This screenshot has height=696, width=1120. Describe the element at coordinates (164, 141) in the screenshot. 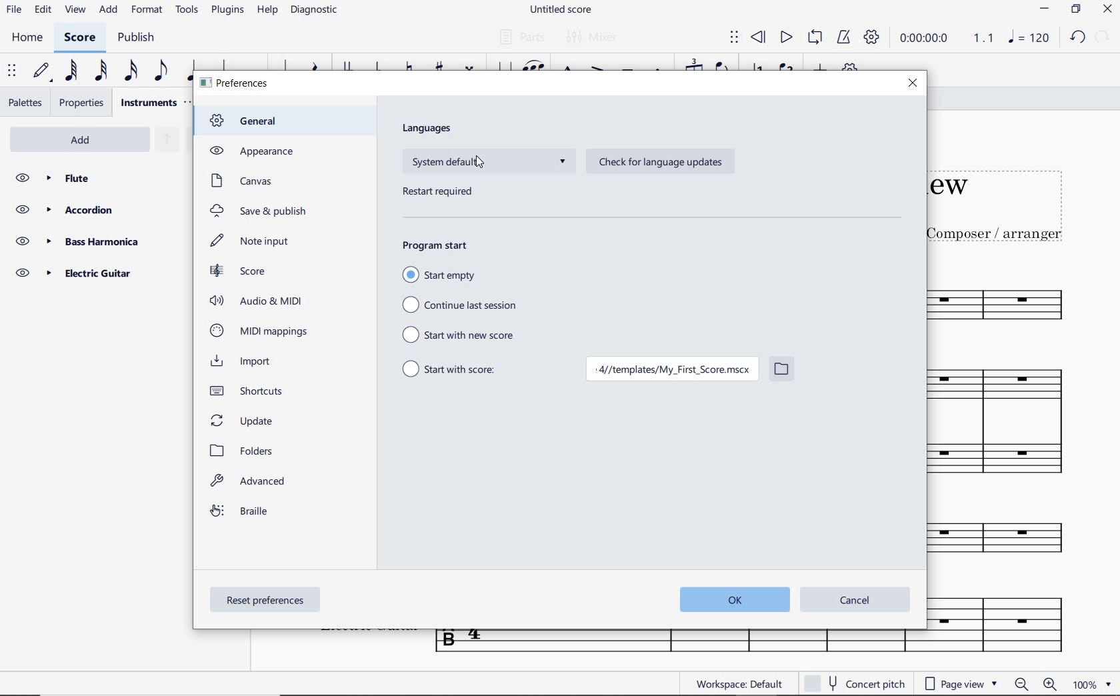

I see `MOVE SELECTED STAVES UP` at that location.